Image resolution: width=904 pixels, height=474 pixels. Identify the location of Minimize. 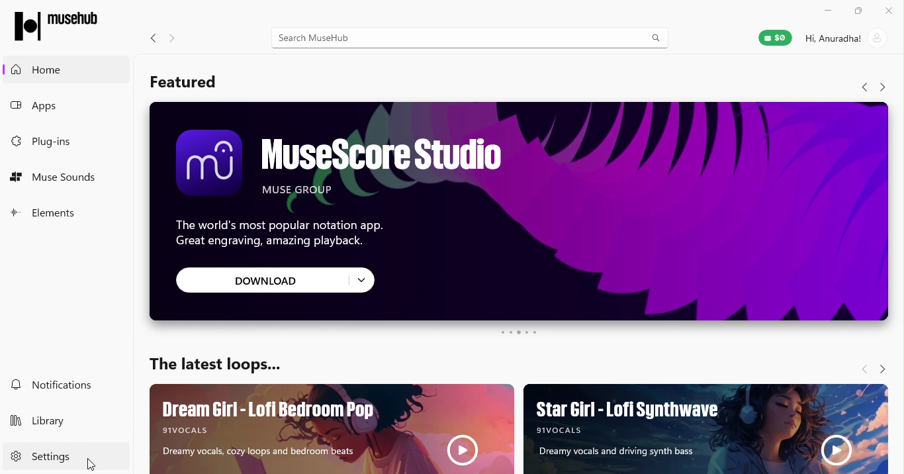
(824, 12).